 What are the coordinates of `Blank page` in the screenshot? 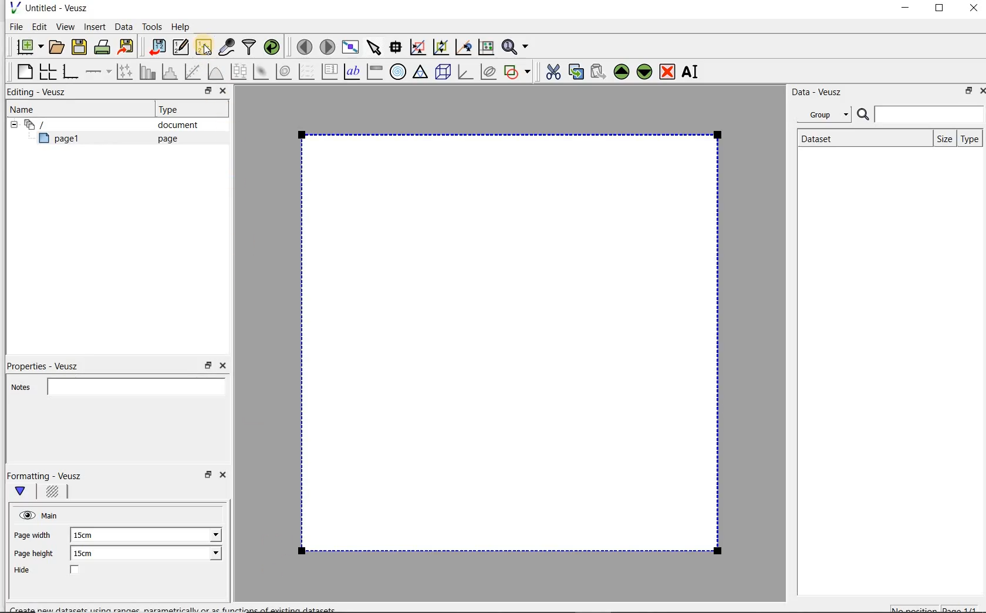 It's located at (509, 342).